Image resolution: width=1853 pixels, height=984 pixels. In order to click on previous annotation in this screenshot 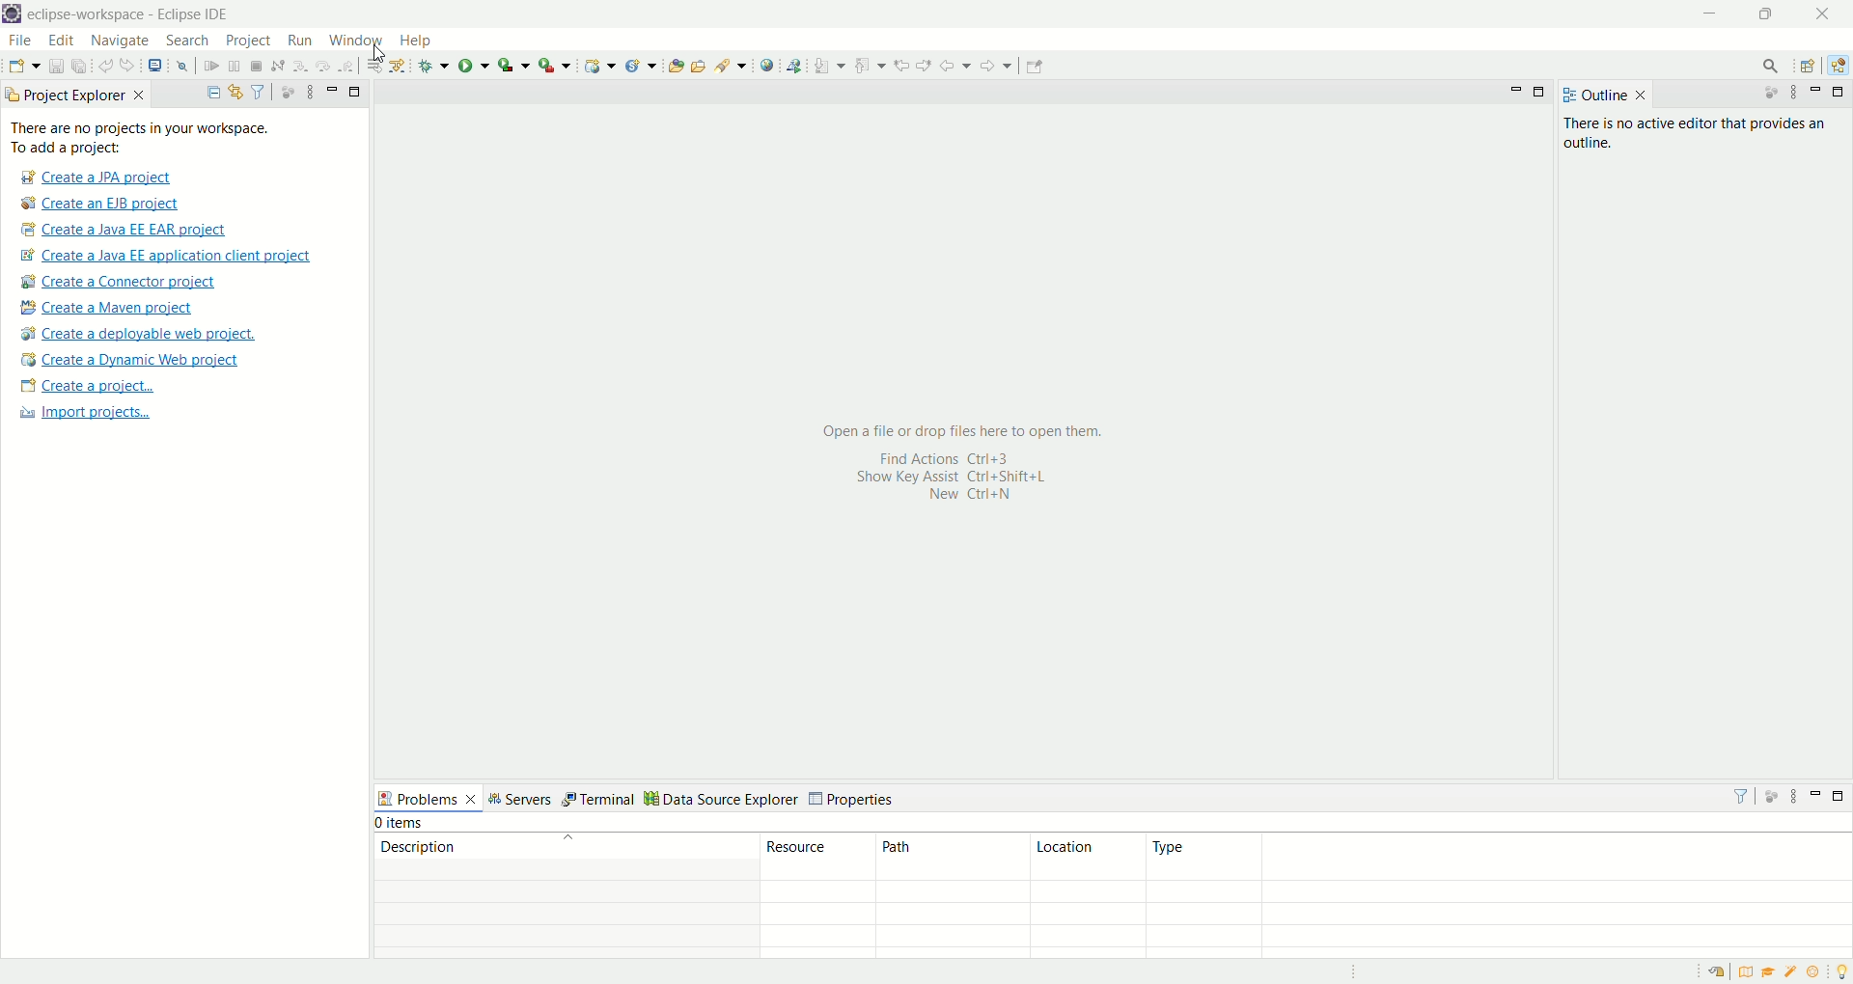, I will do `click(868, 64)`.